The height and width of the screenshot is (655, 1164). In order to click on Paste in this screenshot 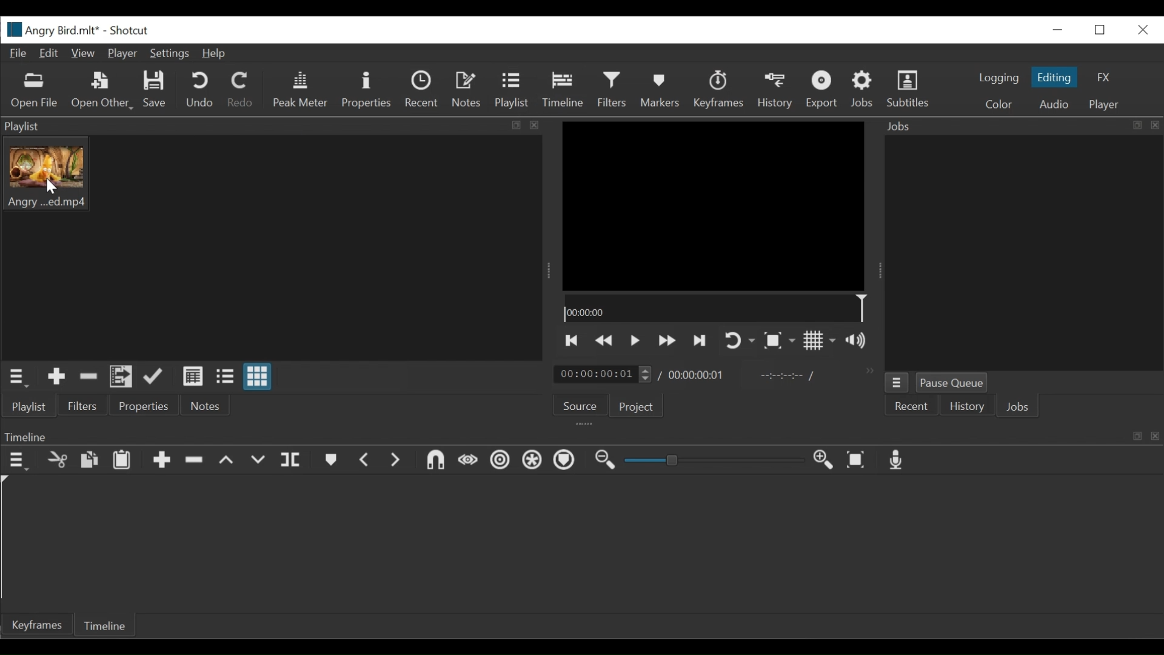, I will do `click(121, 460)`.